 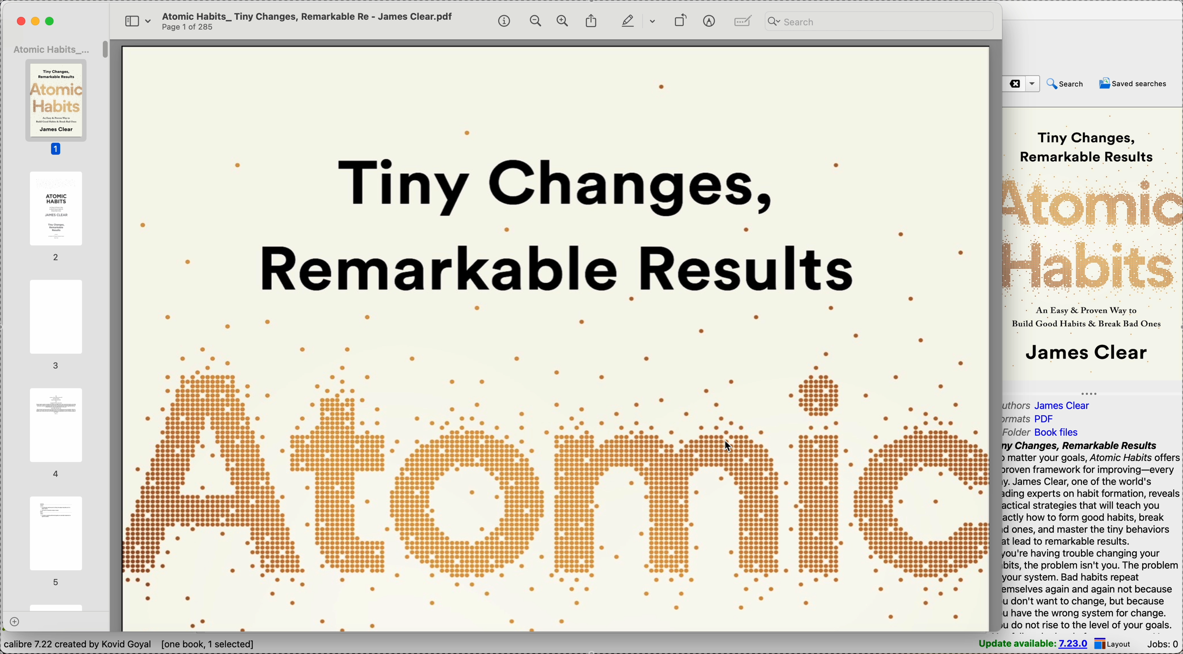 I want to click on book cover, so click(x=556, y=338).